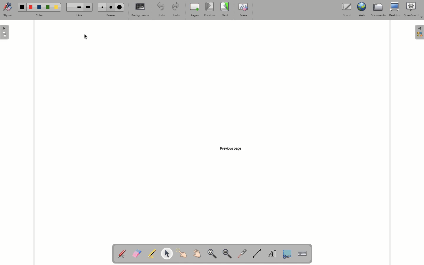  What do you see at coordinates (88, 7) in the screenshot?
I see `Large line` at bounding box center [88, 7].